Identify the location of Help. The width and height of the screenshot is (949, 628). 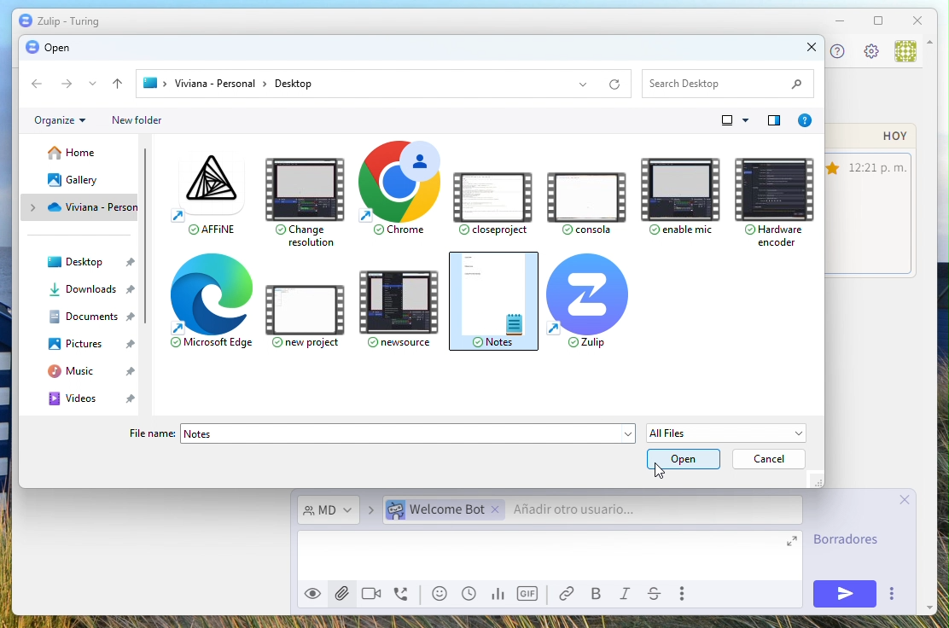
(804, 120).